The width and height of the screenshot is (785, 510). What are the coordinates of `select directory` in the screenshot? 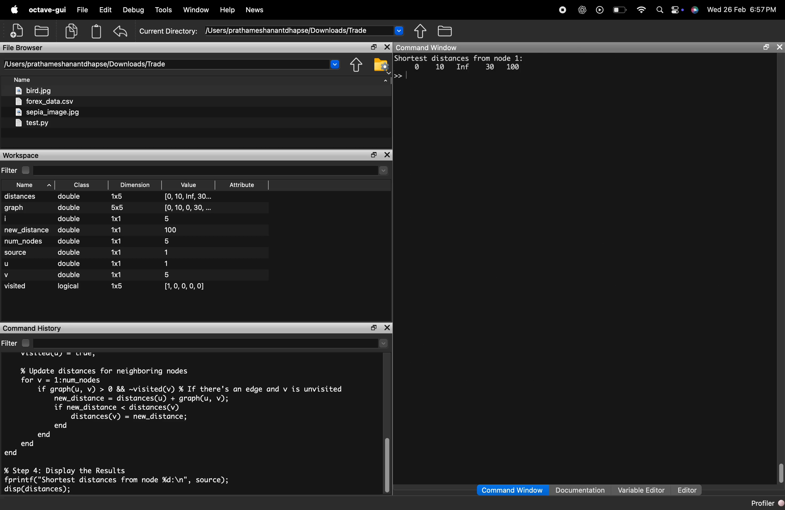 It's located at (211, 343).